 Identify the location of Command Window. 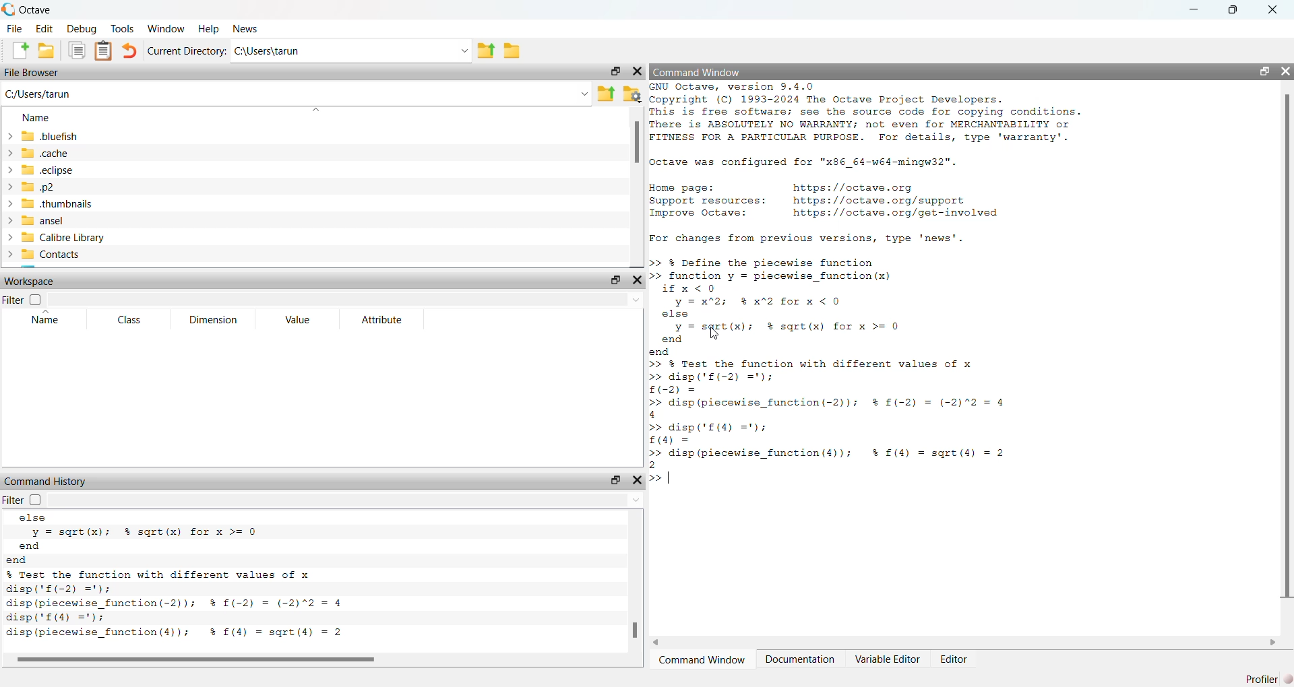
(697, 71).